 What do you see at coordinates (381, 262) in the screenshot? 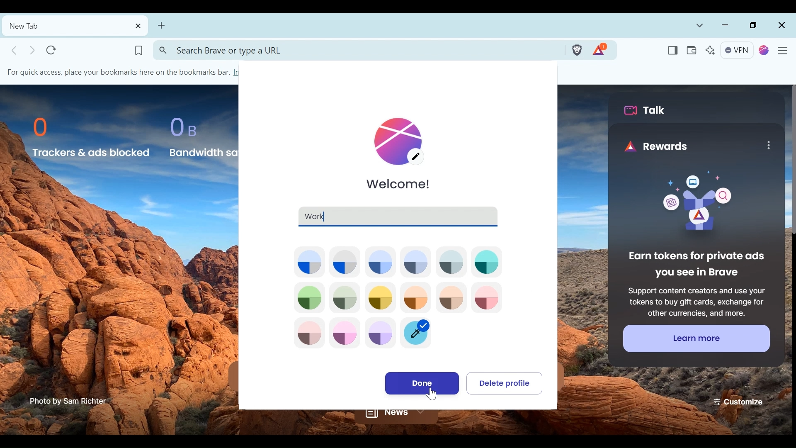
I see `Theme` at bounding box center [381, 262].